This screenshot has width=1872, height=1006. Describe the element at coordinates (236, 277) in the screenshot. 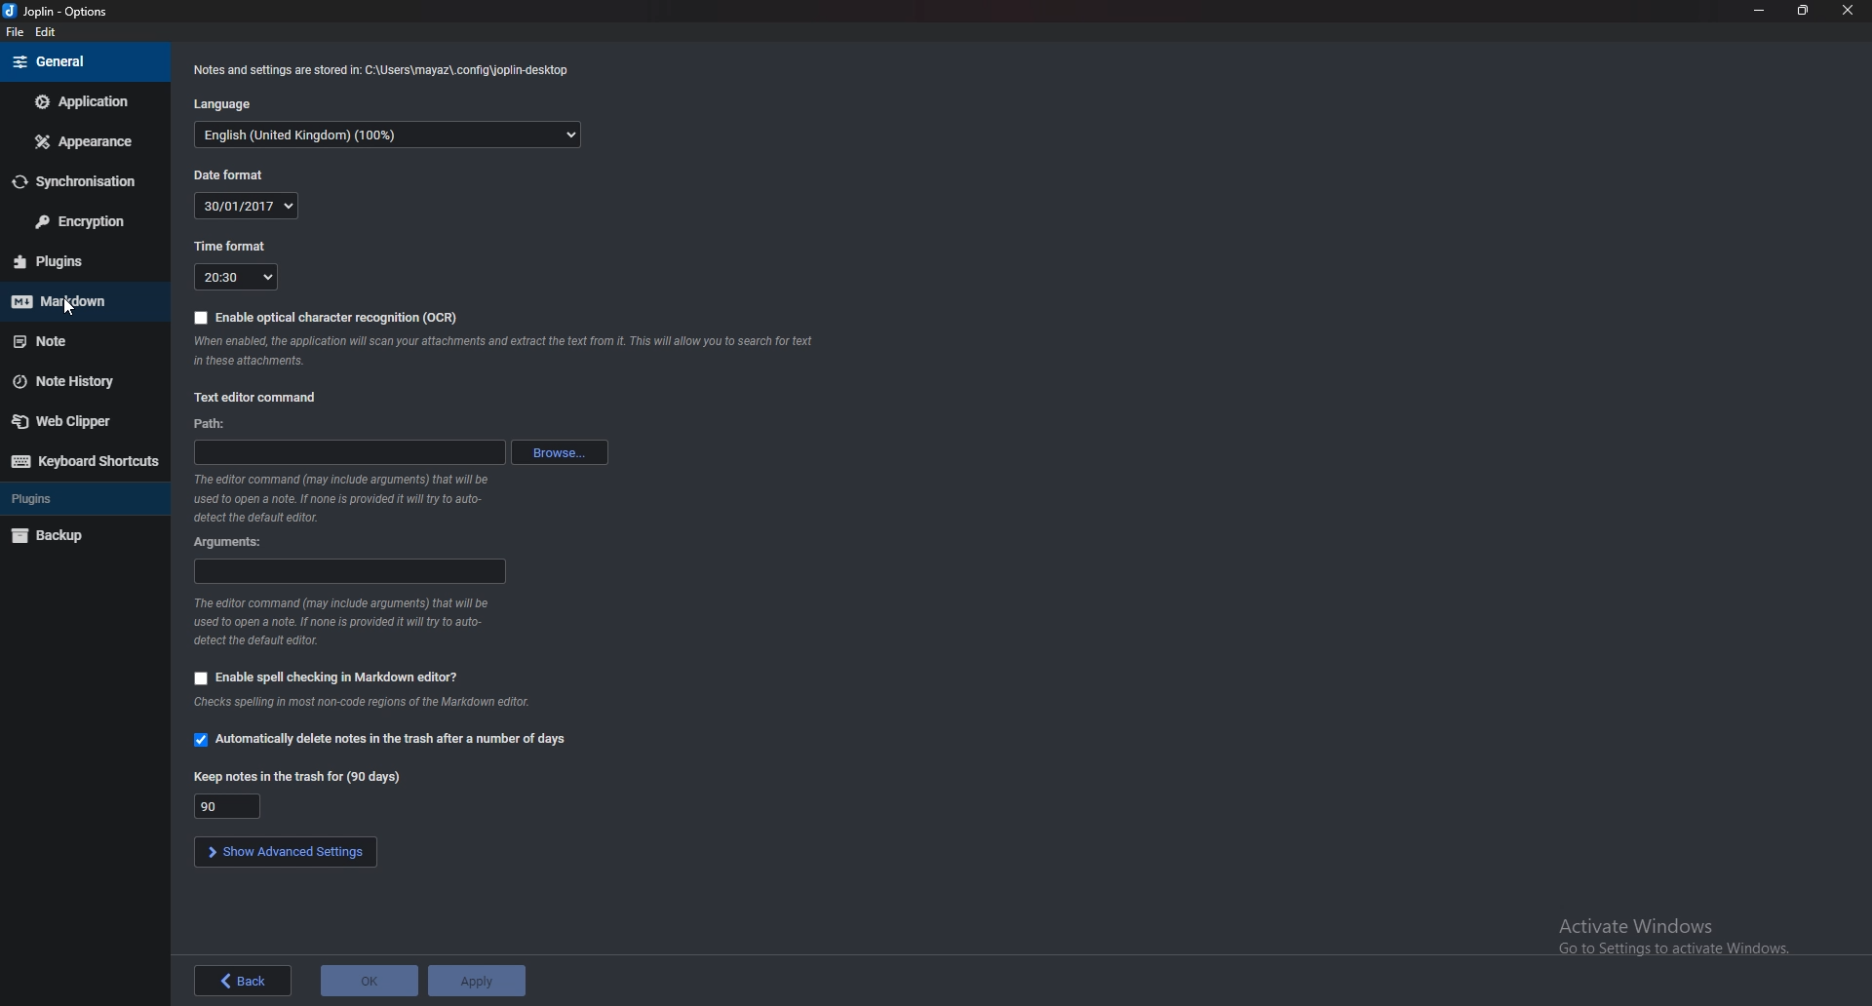

I see `20:30` at that location.